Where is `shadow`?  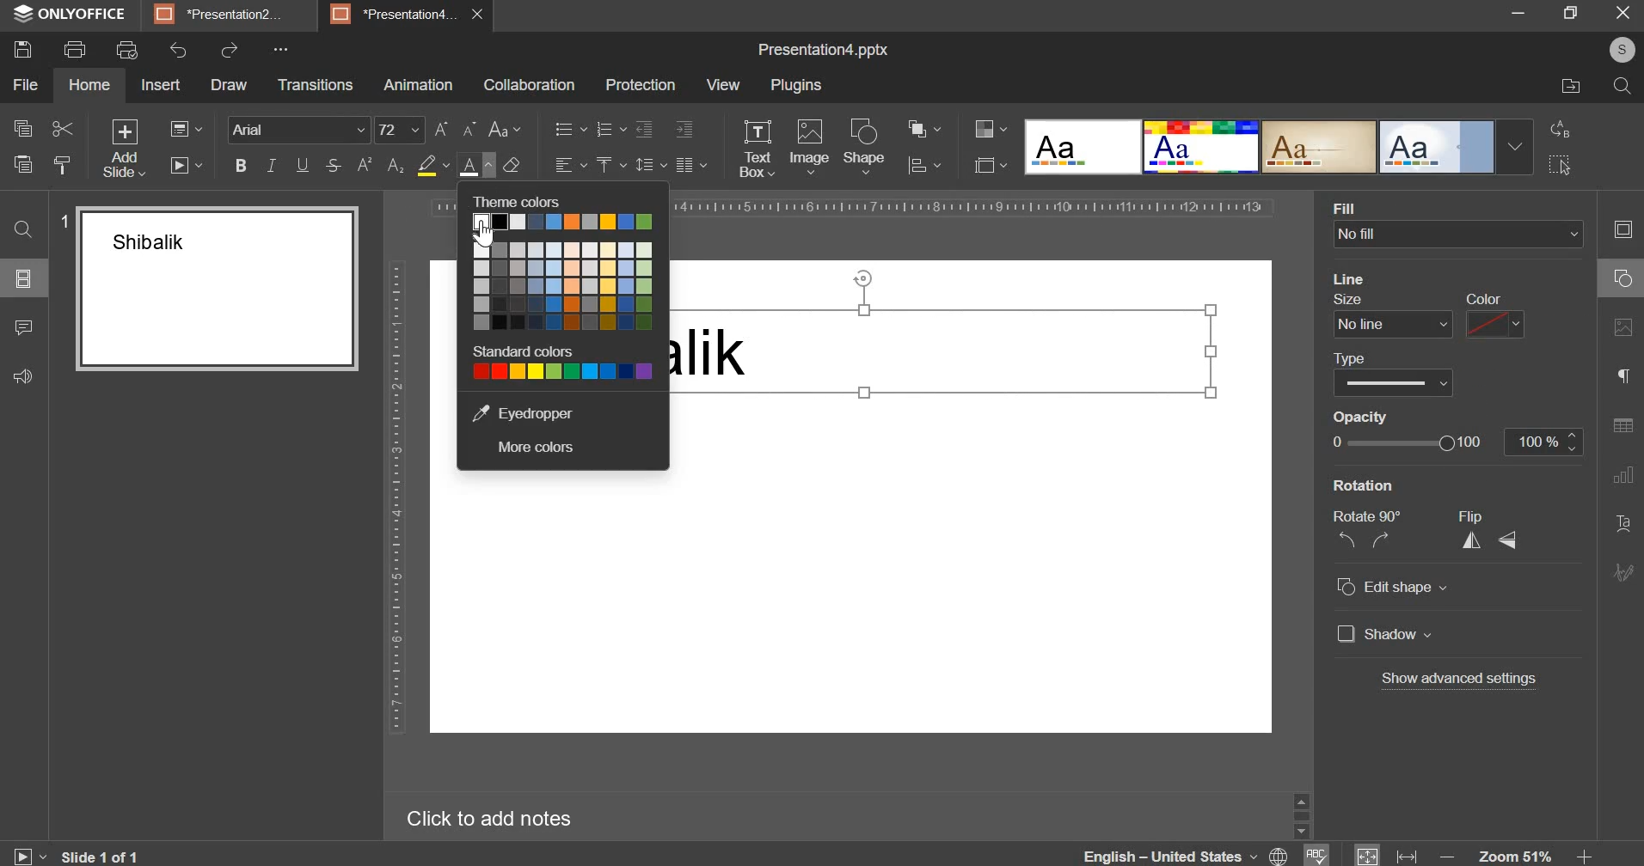 shadow is located at coordinates (1386, 636).